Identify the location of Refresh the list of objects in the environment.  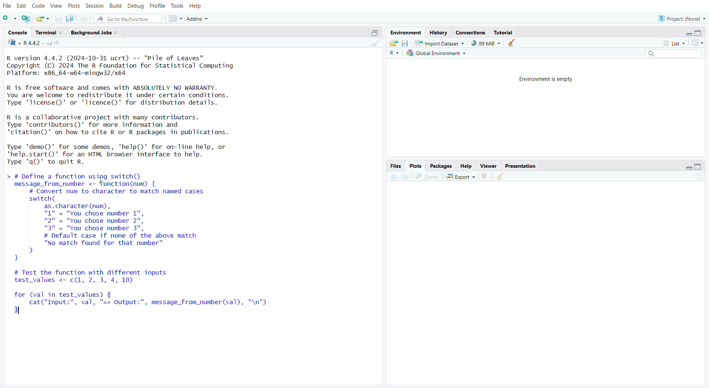
(698, 42).